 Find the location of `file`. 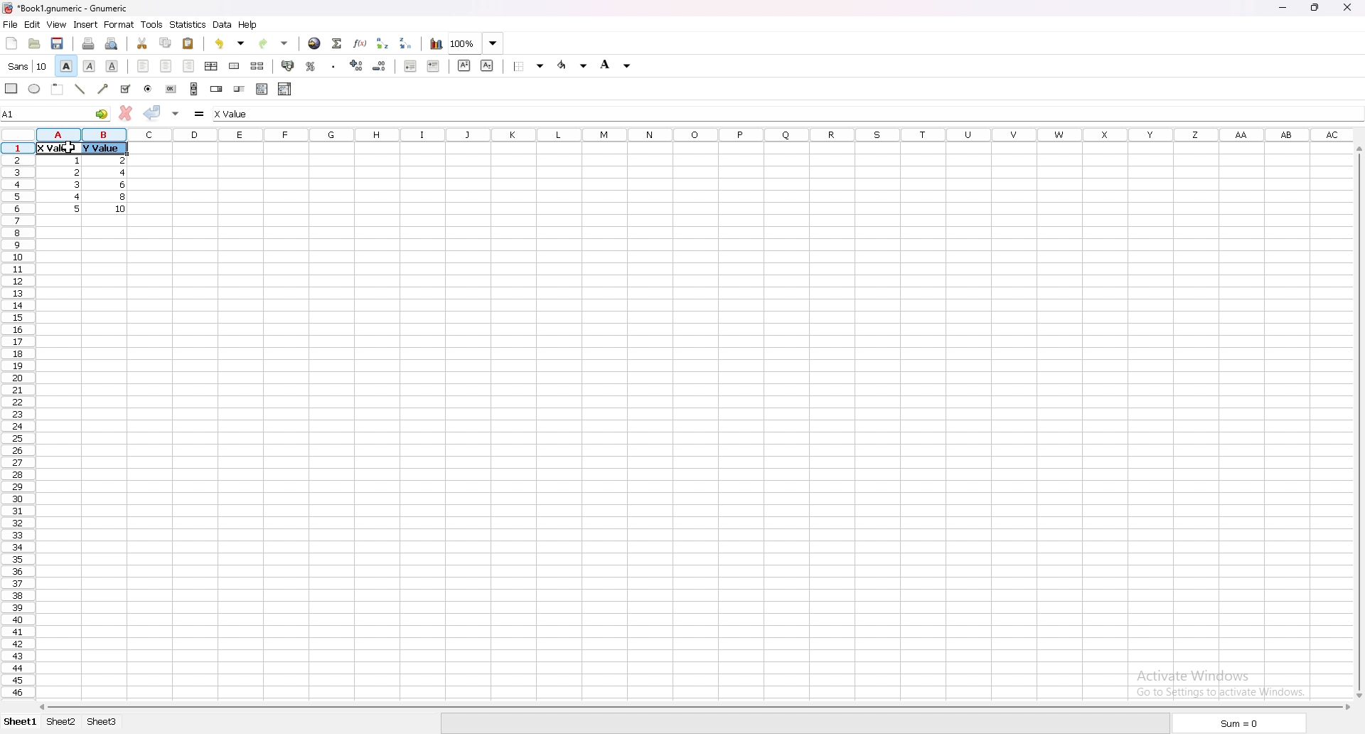

file is located at coordinates (10, 25).